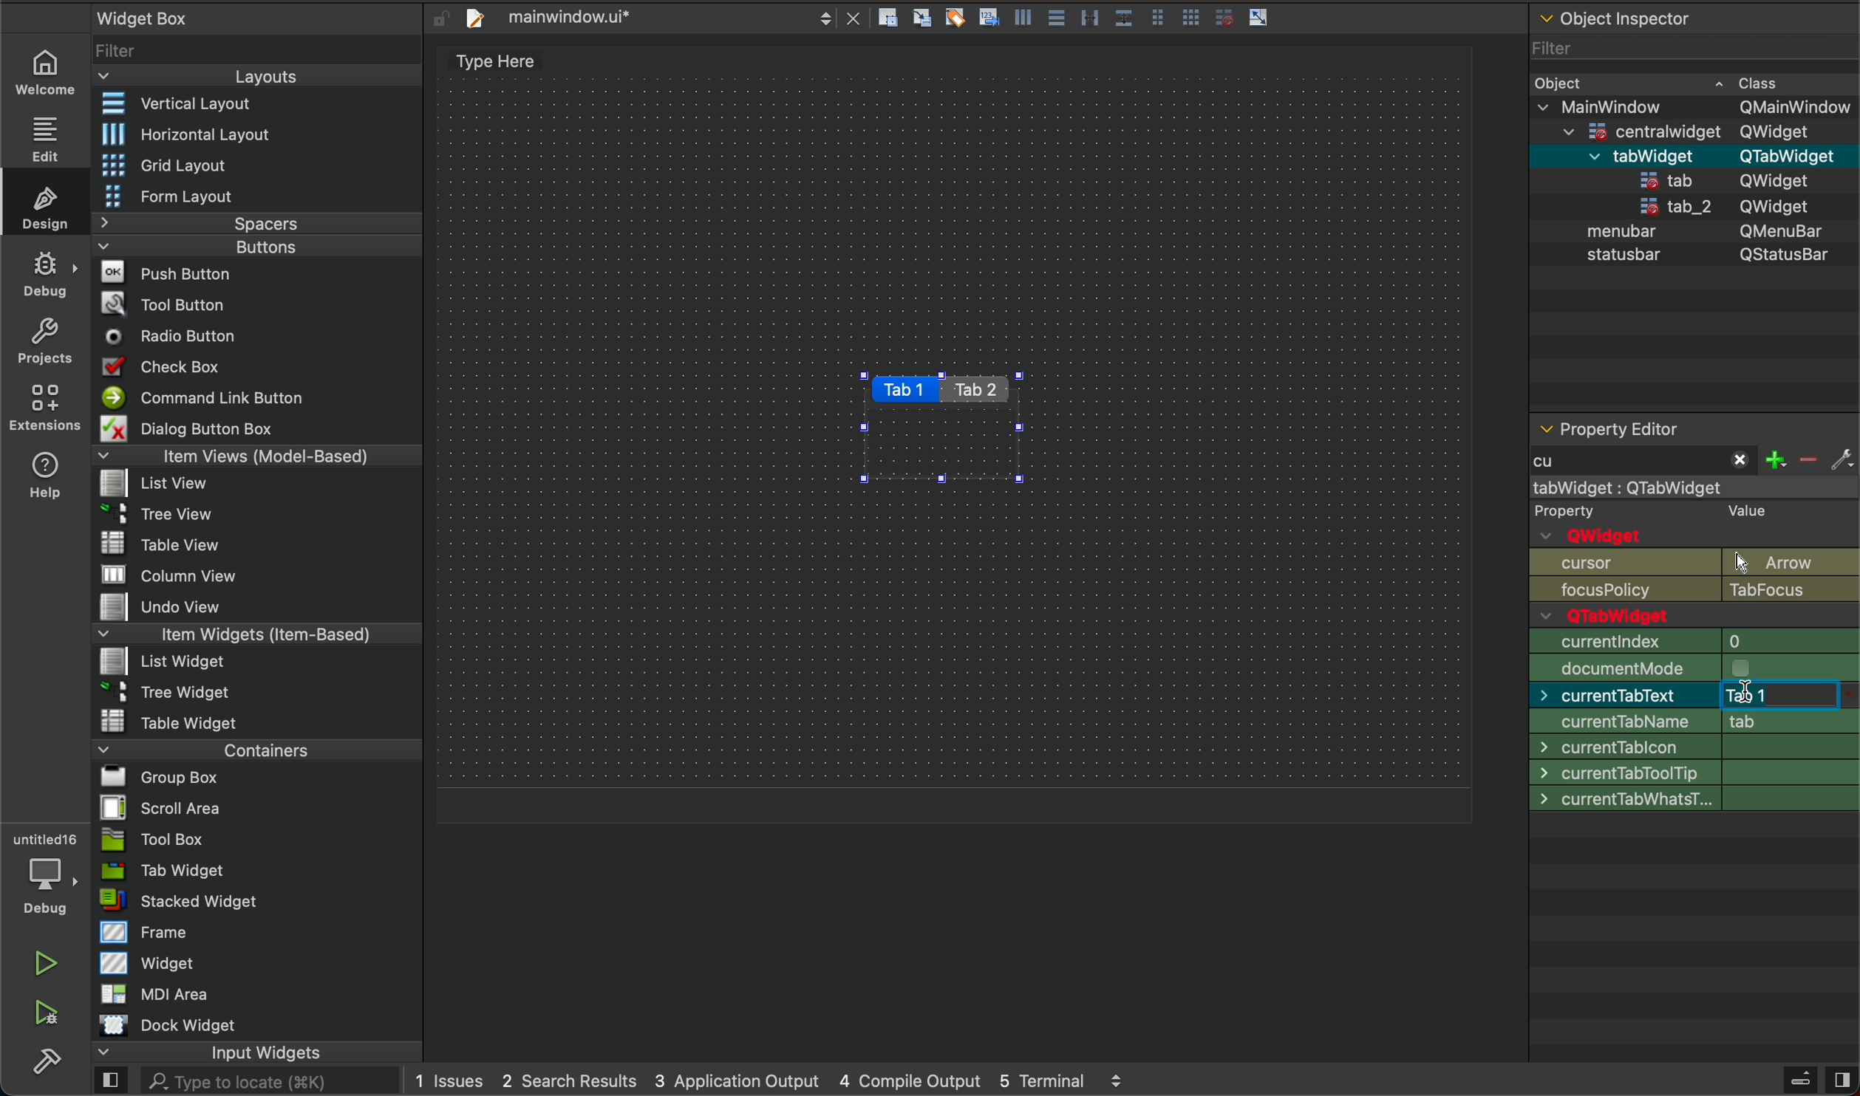 The width and height of the screenshot is (1860, 1096). What do you see at coordinates (160, 773) in the screenshot?
I see `Bl Group Box` at bounding box center [160, 773].